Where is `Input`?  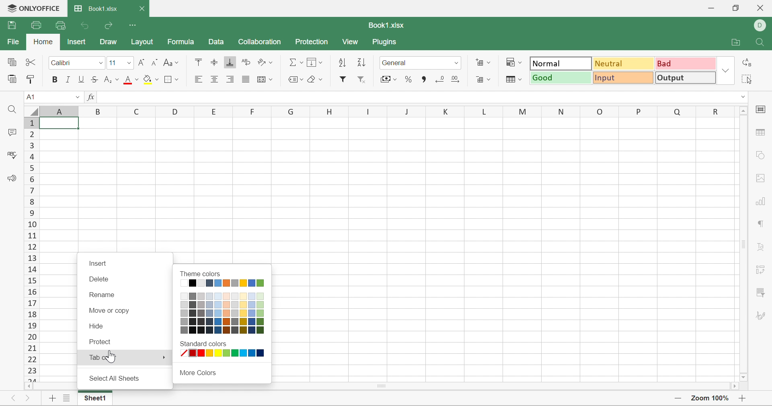
Input is located at coordinates (624, 77).